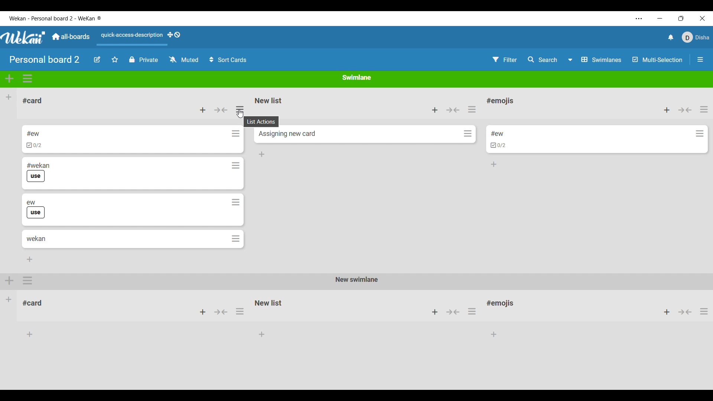 This screenshot has height=401, width=713. Describe the element at coordinates (71, 37) in the screenshot. I see `Go to main dashboard` at that location.